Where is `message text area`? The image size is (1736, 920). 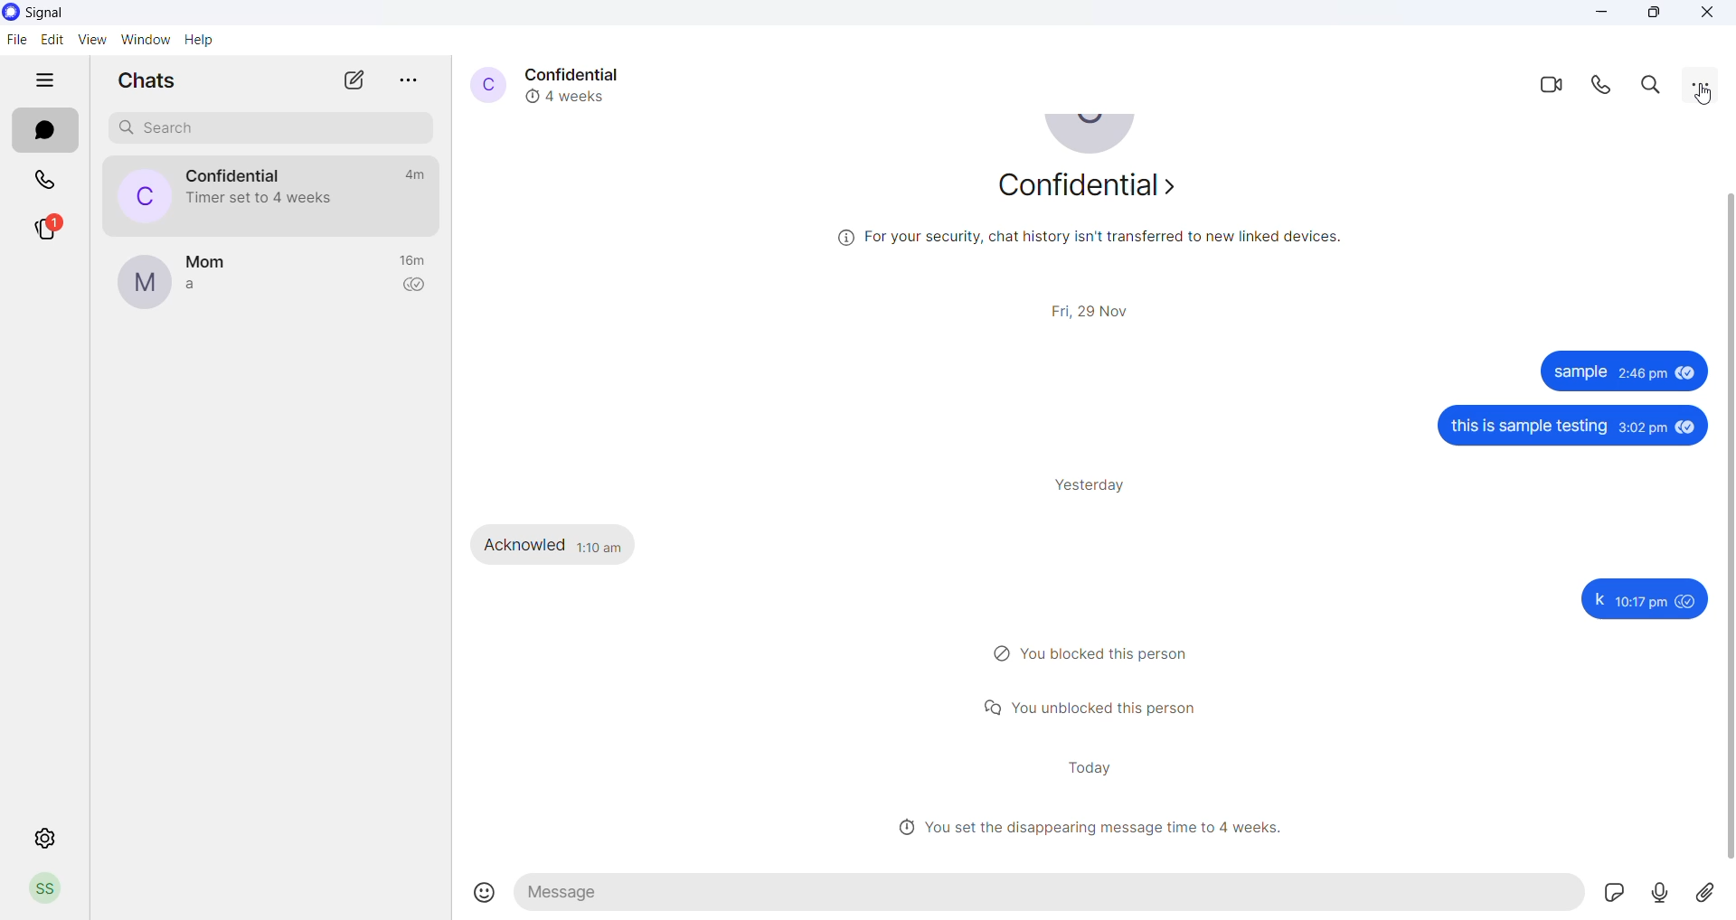
message text area is located at coordinates (1054, 893).